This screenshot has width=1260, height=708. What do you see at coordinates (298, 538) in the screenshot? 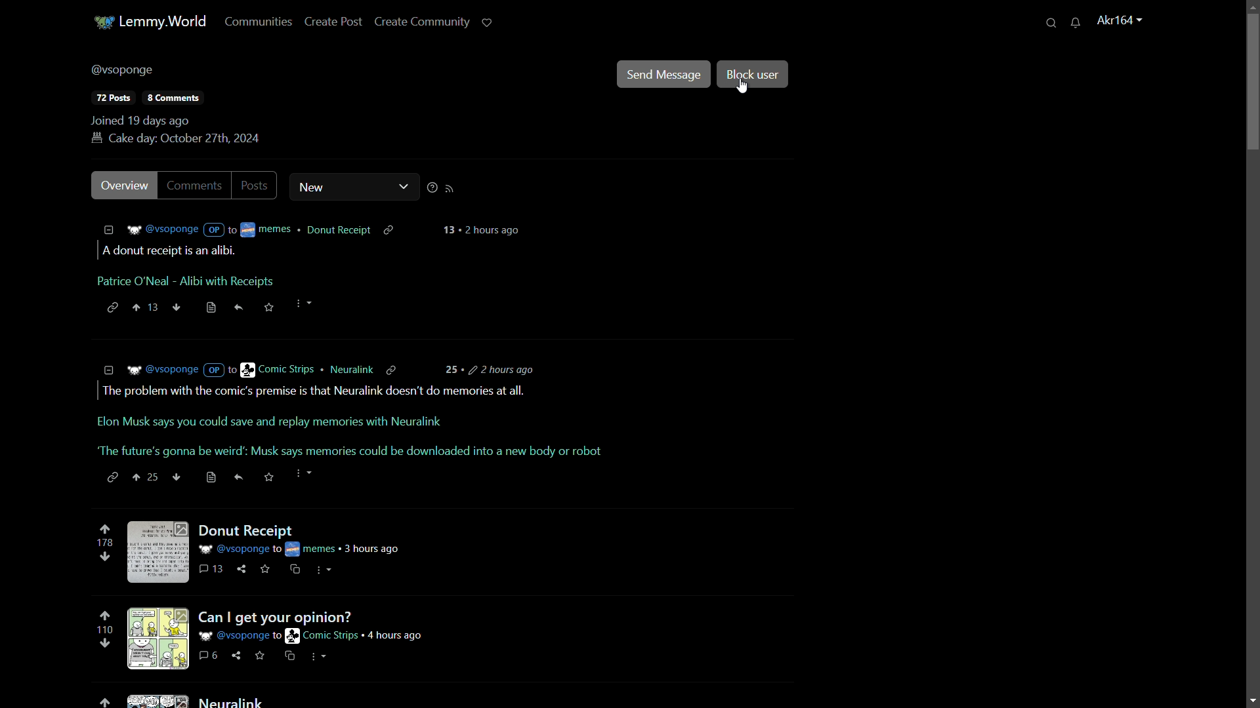
I see `post-1` at bounding box center [298, 538].